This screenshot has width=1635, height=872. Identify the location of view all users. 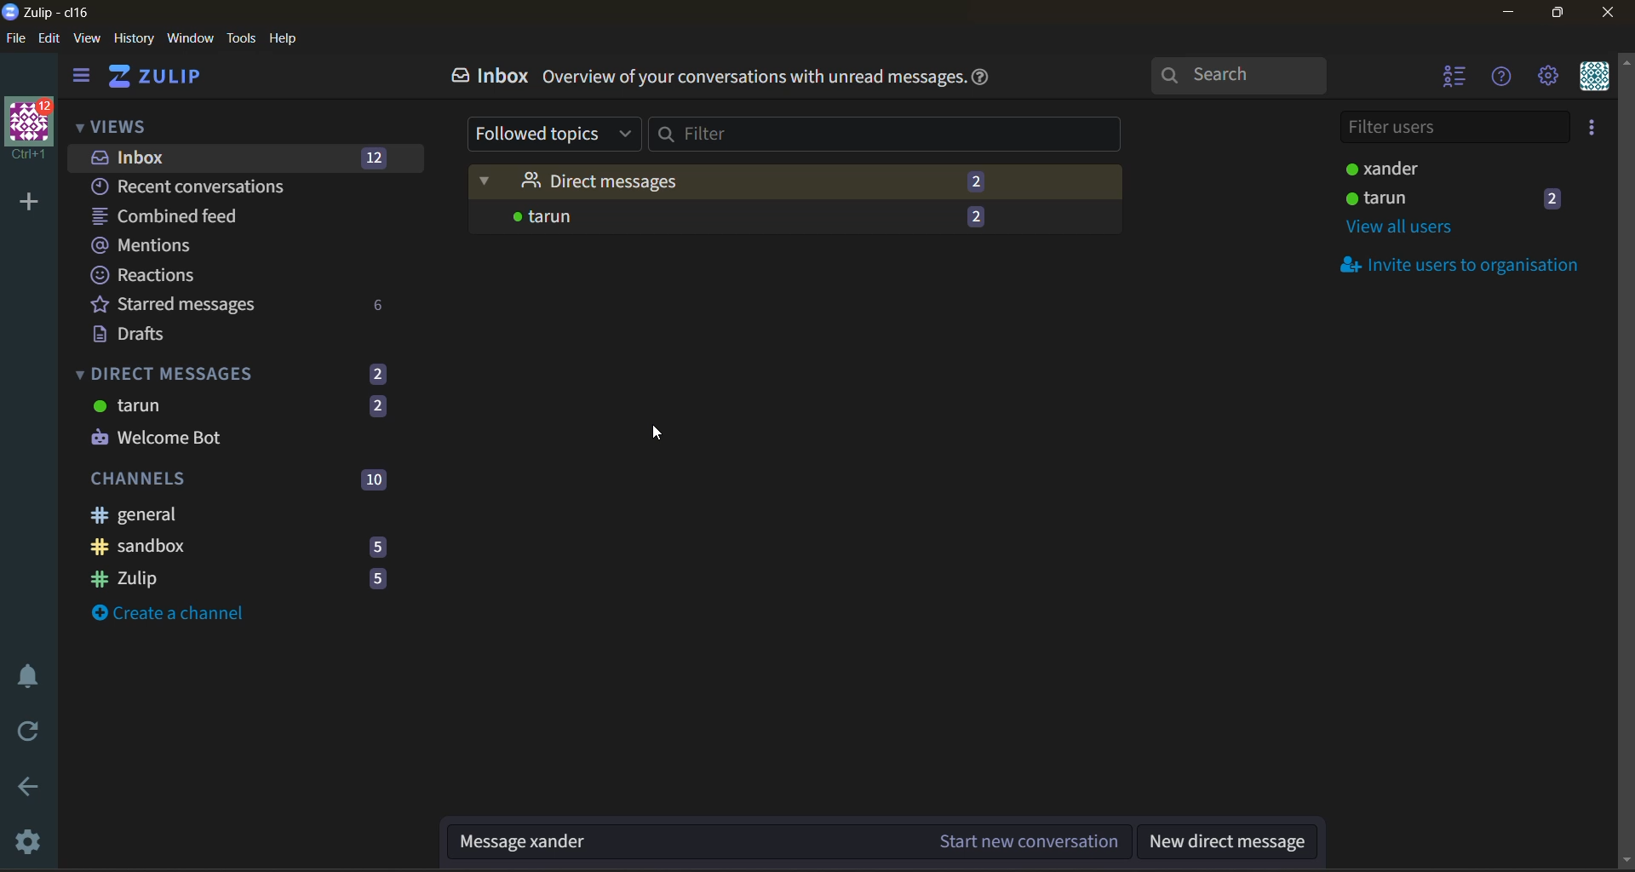
(1406, 229).